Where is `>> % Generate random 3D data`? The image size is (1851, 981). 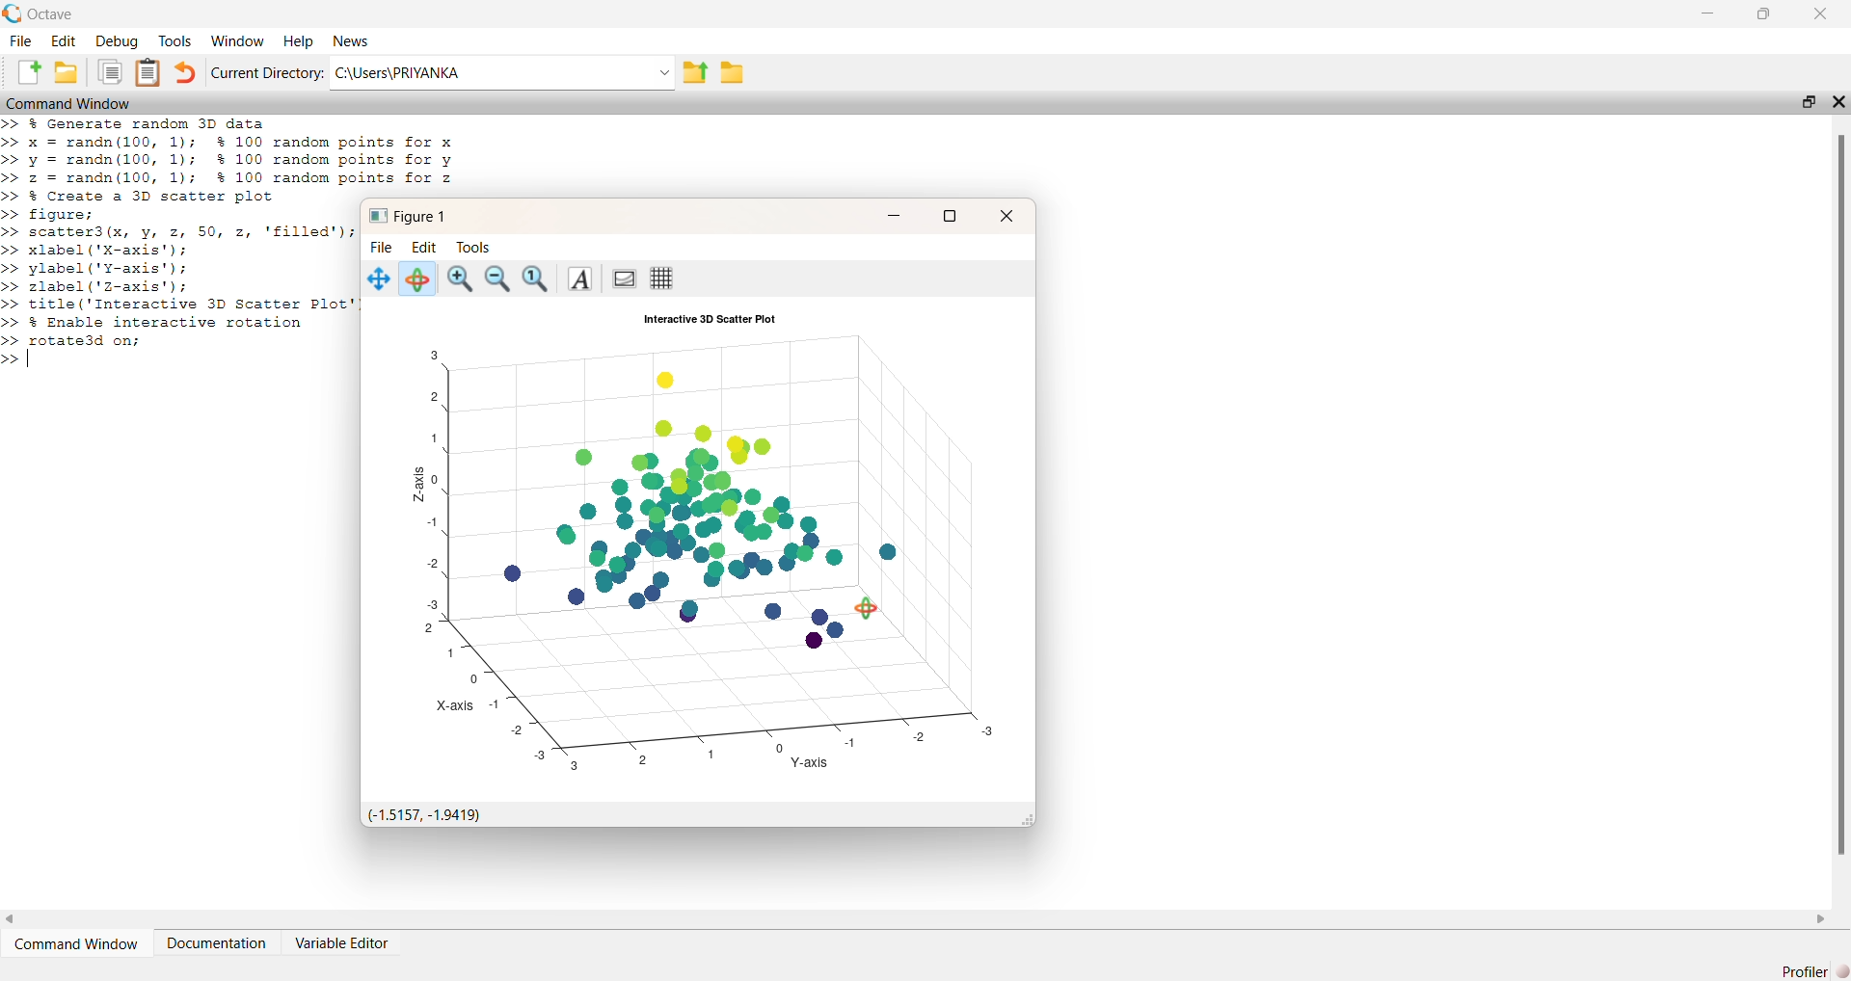 >> % Generate random 3D data is located at coordinates (137, 123).